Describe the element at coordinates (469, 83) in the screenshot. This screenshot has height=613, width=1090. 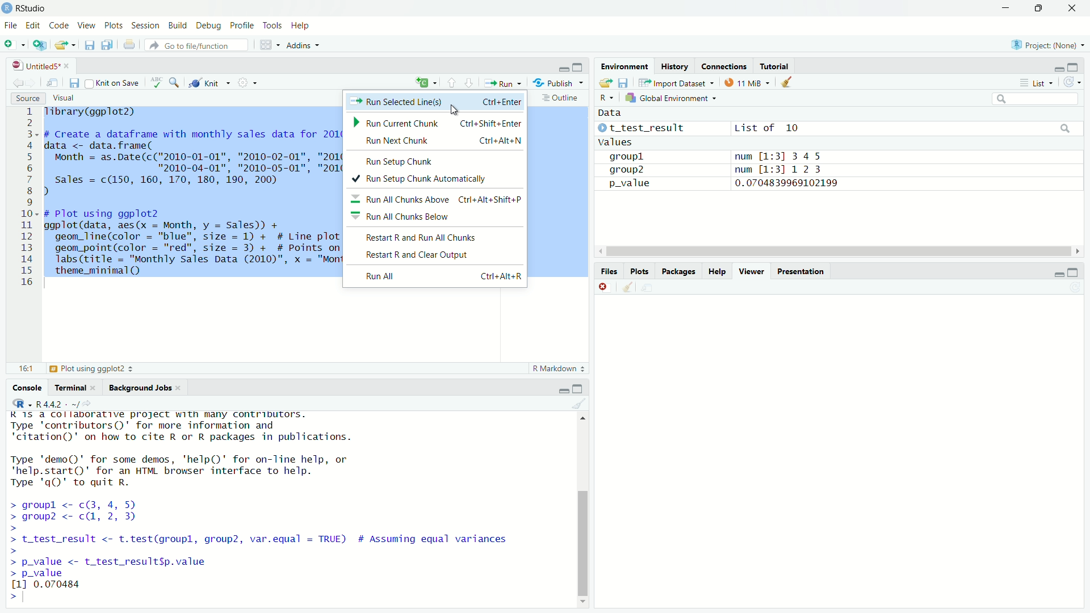
I see `go to next section` at that location.